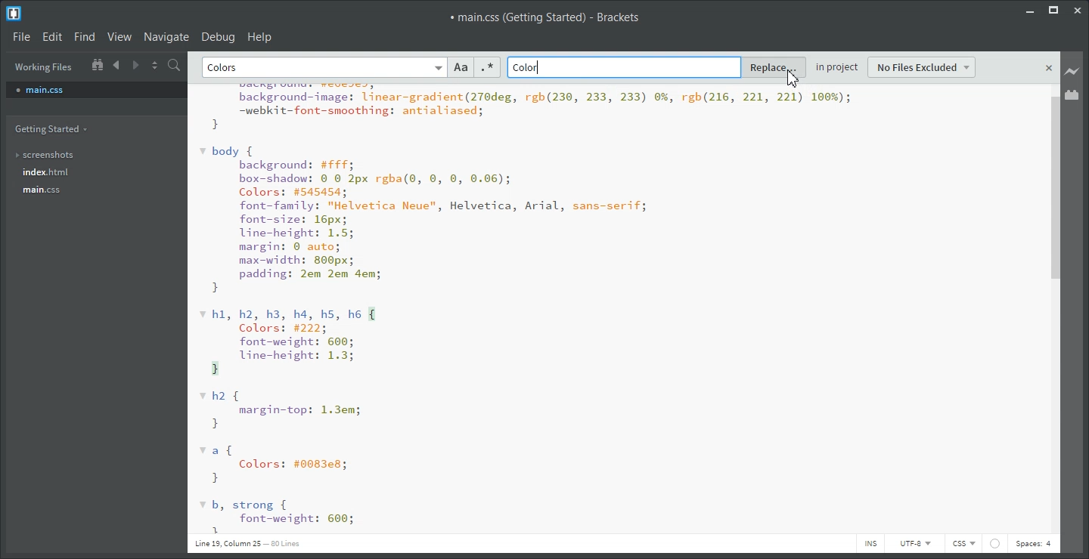 The image size is (1089, 559). What do you see at coordinates (994, 543) in the screenshot?
I see `icon` at bounding box center [994, 543].